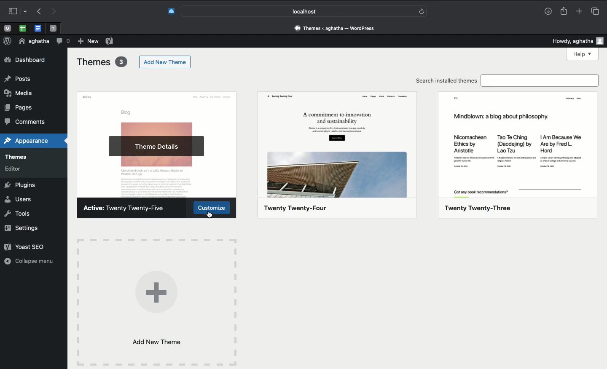 The image size is (607, 369). What do you see at coordinates (19, 78) in the screenshot?
I see `posts` at bounding box center [19, 78].